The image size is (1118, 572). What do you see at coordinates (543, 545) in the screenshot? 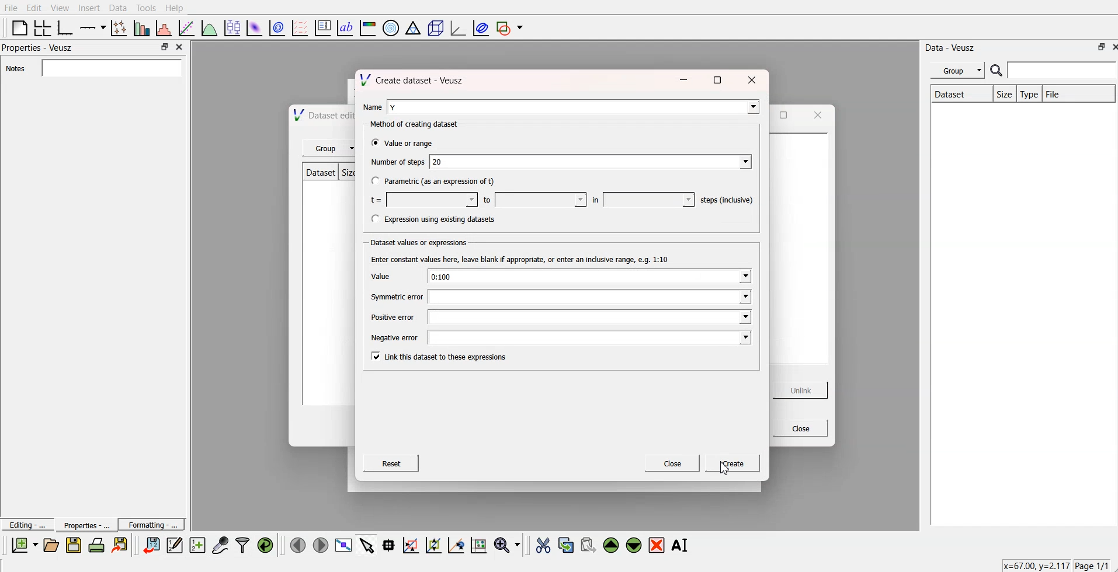
I see `Cut` at bounding box center [543, 545].